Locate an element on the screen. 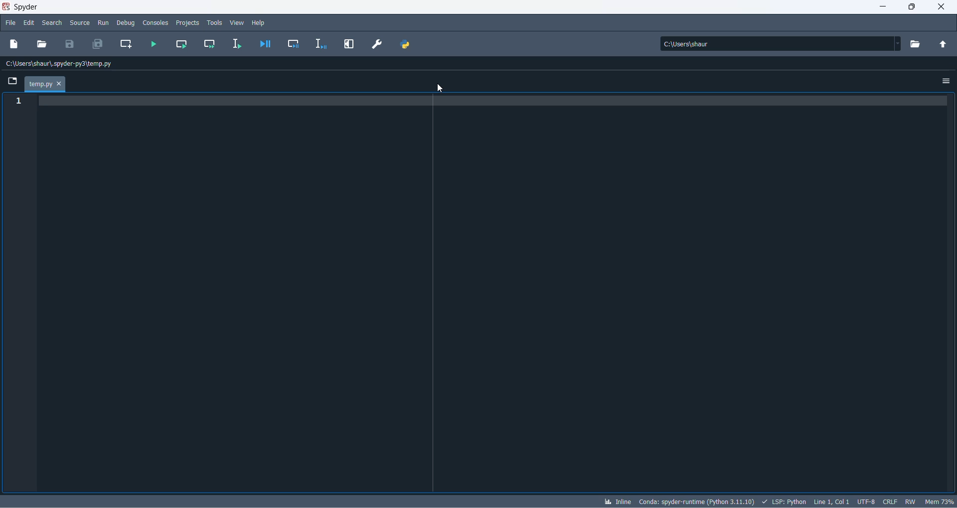 This screenshot has height=508, width=957. run selection is located at coordinates (236, 43).